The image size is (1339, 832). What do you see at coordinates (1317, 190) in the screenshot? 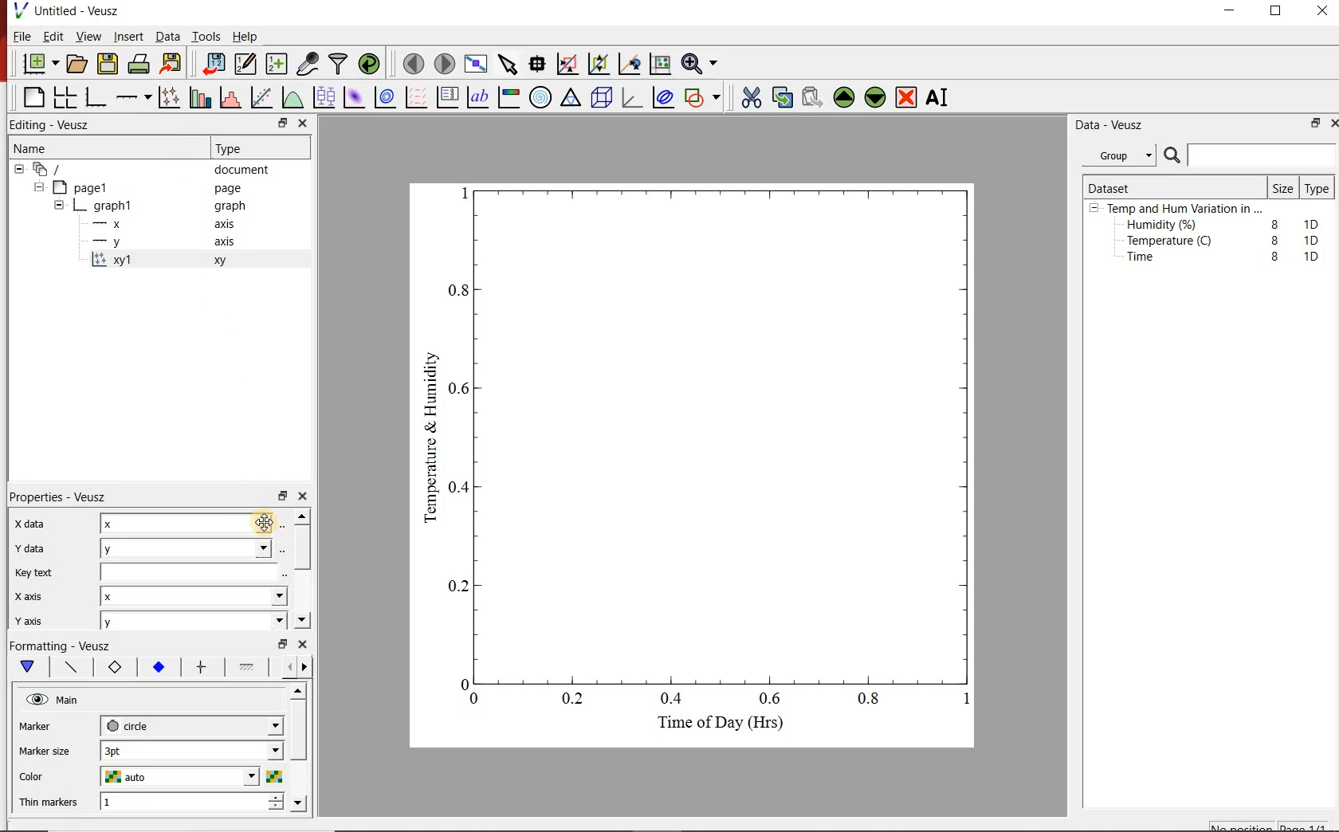
I see `Type` at bounding box center [1317, 190].